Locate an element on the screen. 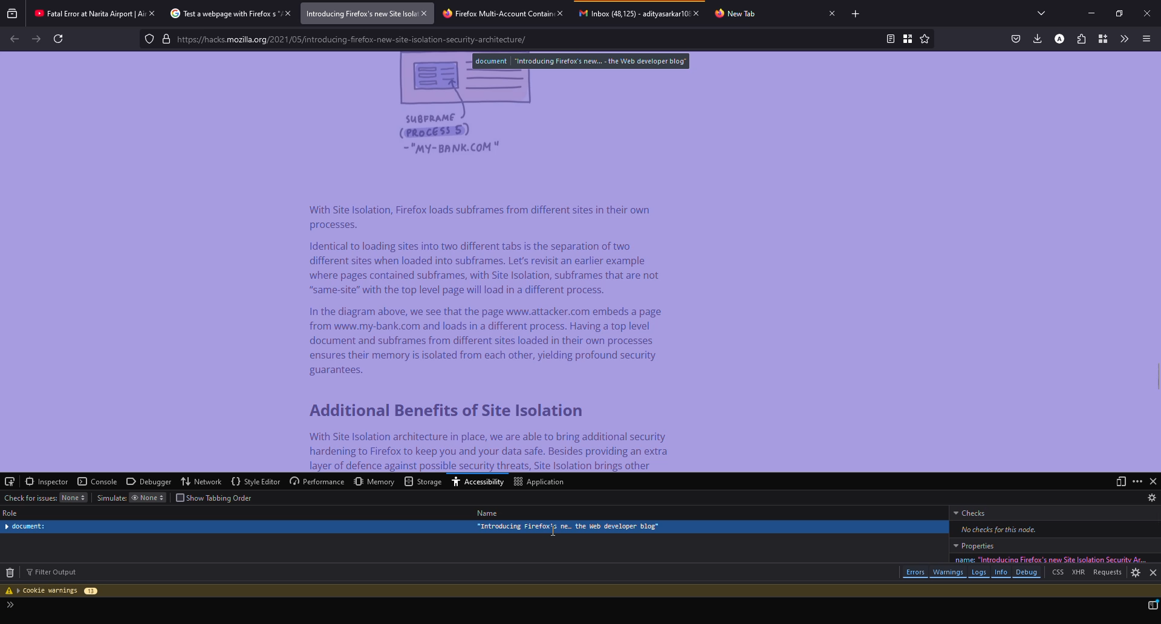 This screenshot has height=624, width=1161. style editor is located at coordinates (256, 480).